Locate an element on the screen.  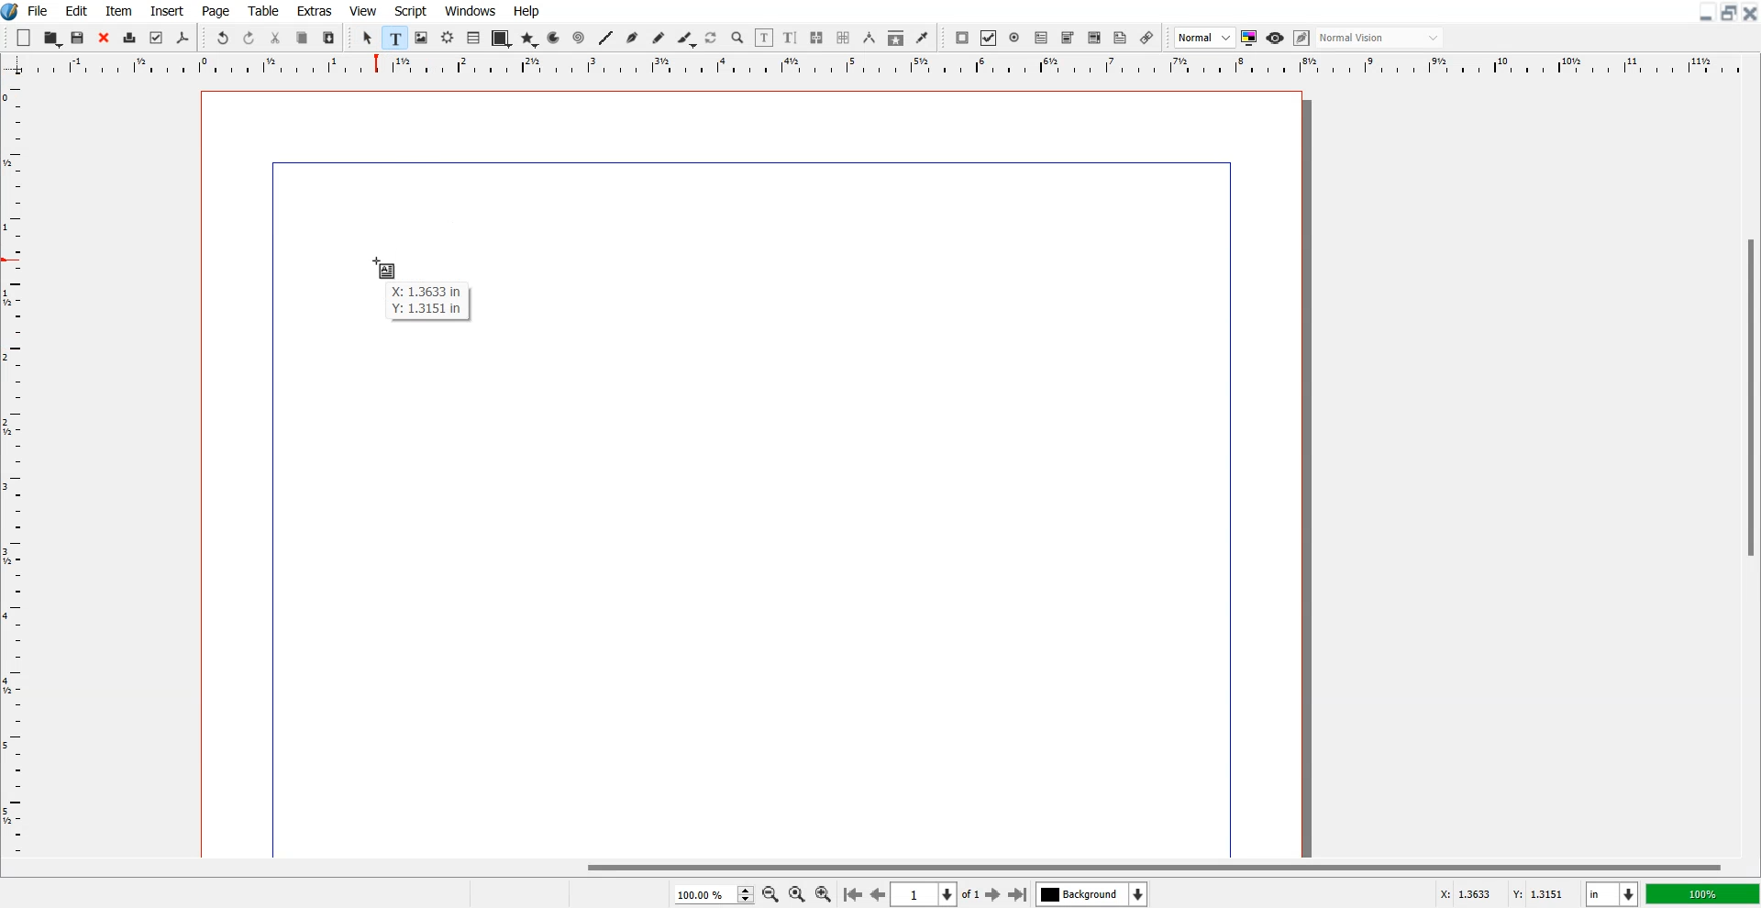
margin is located at coordinates (269, 513).